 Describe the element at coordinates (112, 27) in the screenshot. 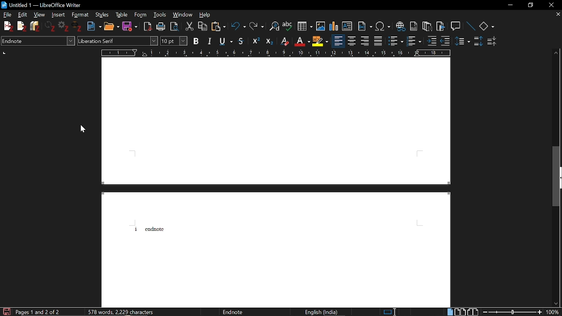

I see `Open` at that location.